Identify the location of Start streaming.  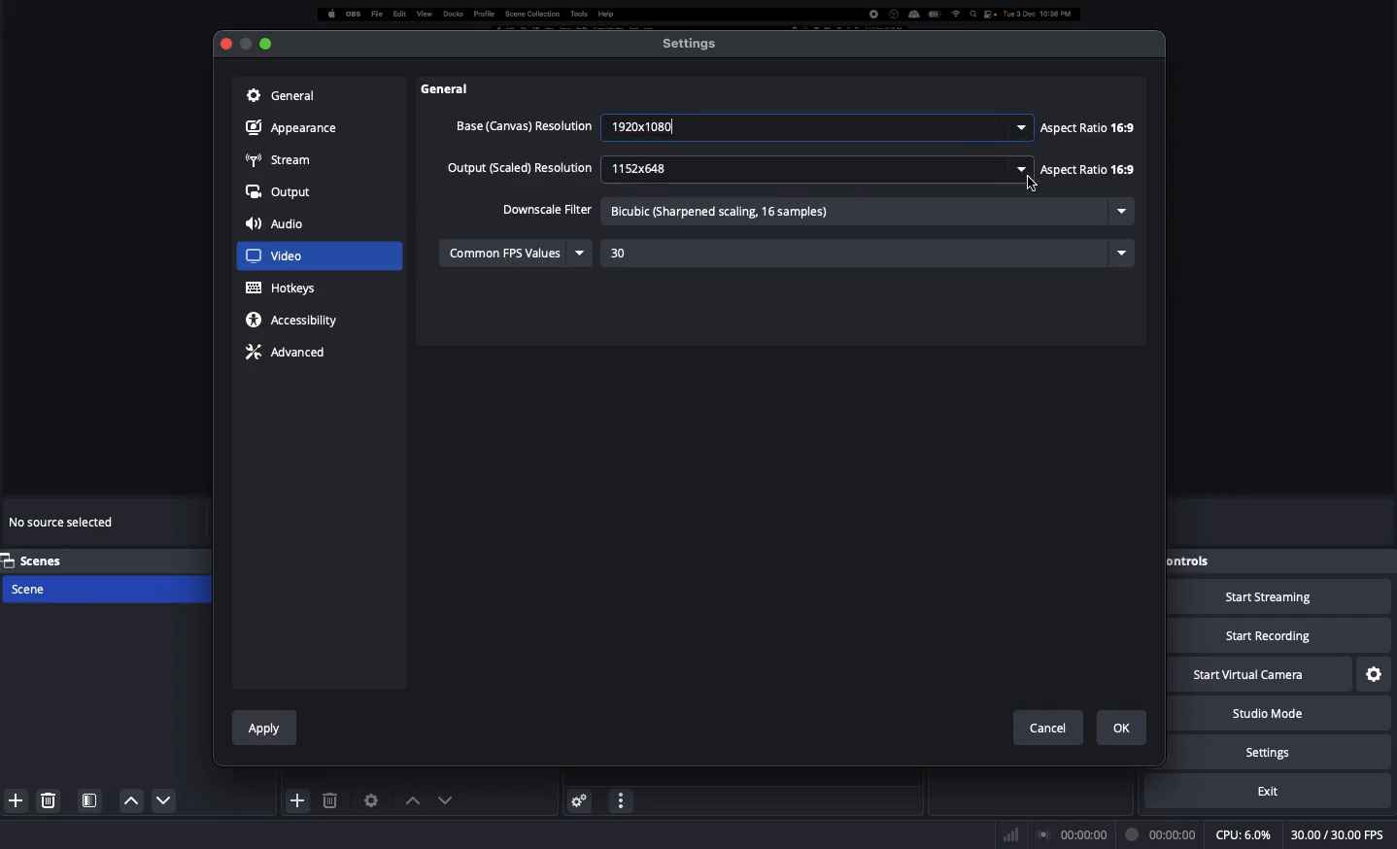
(1280, 598).